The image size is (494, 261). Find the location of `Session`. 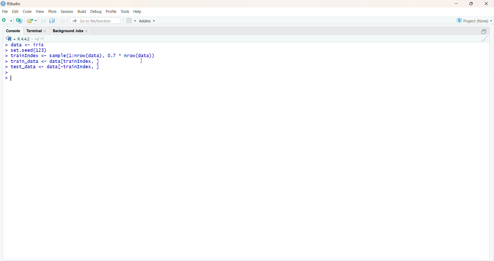

Session is located at coordinates (67, 12).